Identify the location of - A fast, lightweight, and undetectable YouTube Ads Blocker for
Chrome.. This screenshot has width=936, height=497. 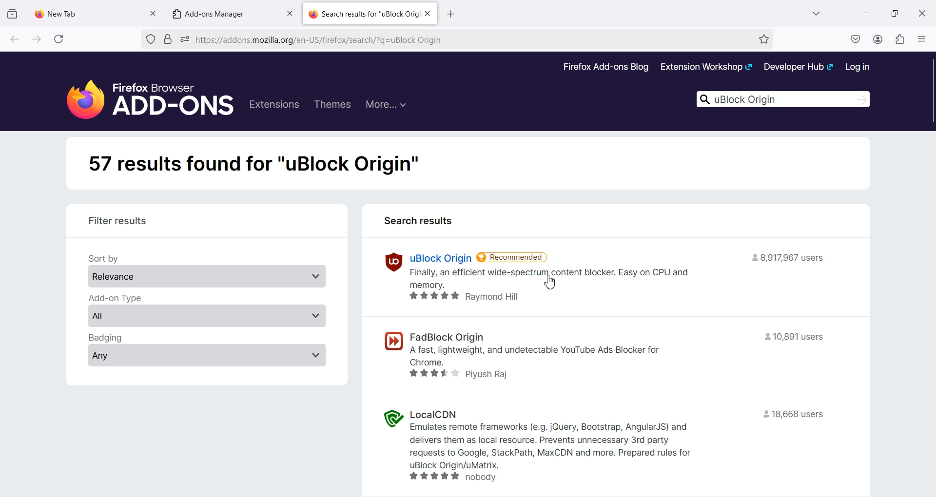
(544, 356).